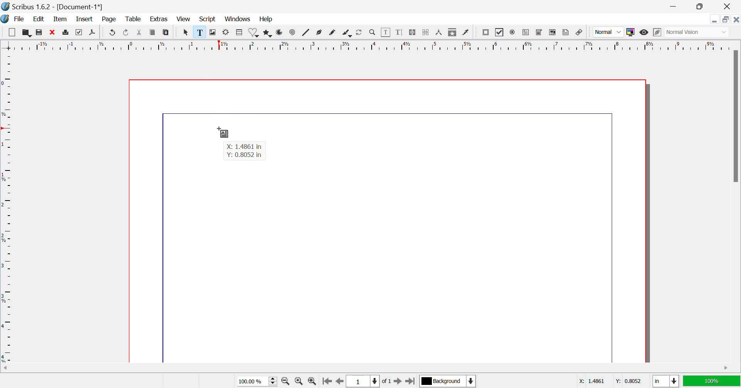  Describe the element at coordinates (398, 381) in the screenshot. I see `Next Page` at that location.